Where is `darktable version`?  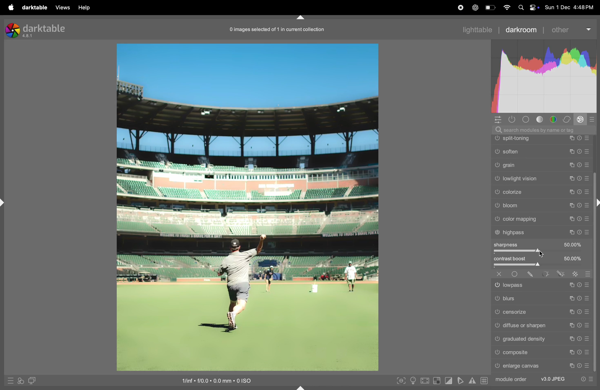 darktable version is located at coordinates (38, 29).